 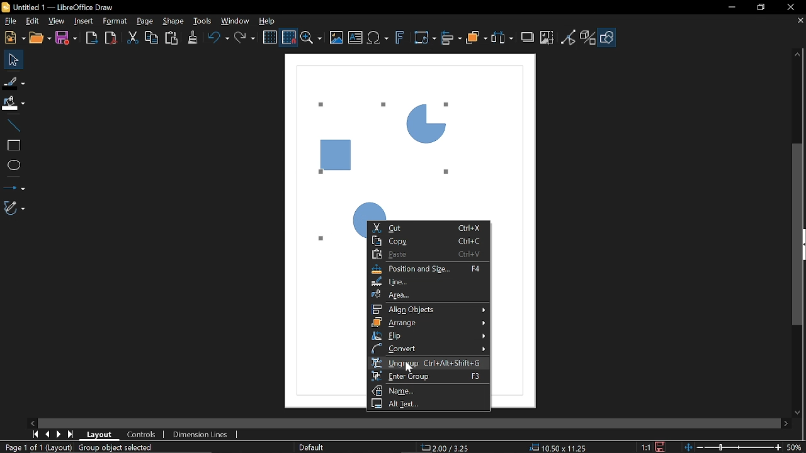 What do you see at coordinates (246, 38) in the screenshot?
I see `Redo` at bounding box center [246, 38].